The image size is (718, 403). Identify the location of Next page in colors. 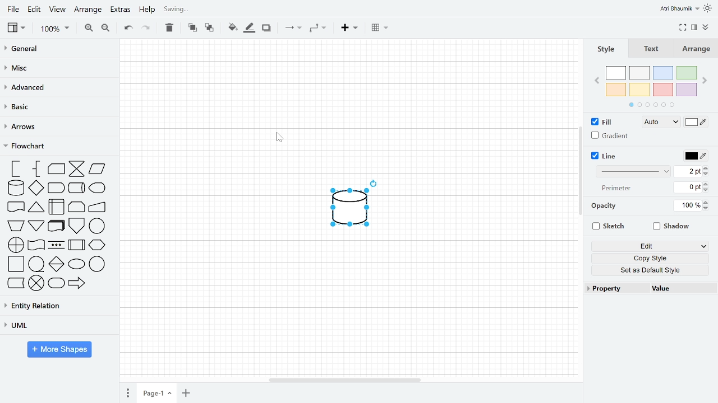
(707, 79).